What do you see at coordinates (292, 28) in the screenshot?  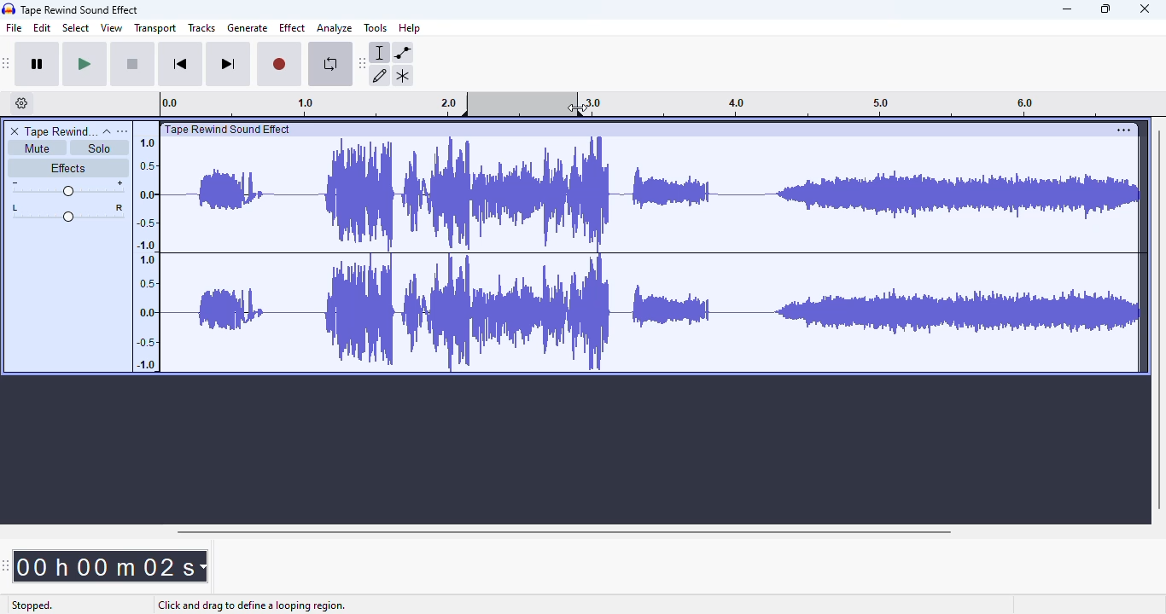 I see `effect` at bounding box center [292, 28].